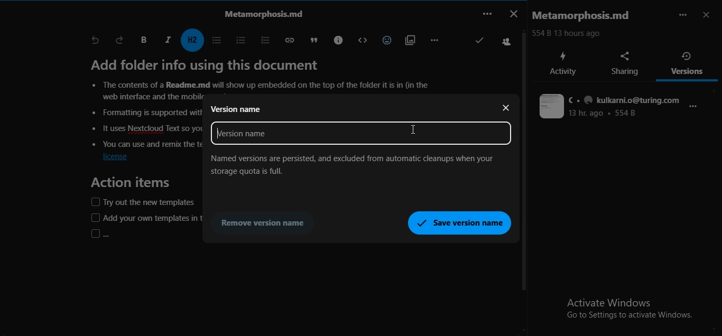 The height and width of the screenshot is (336, 722). Describe the element at coordinates (563, 63) in the screenshot. I see `activity` at that location.